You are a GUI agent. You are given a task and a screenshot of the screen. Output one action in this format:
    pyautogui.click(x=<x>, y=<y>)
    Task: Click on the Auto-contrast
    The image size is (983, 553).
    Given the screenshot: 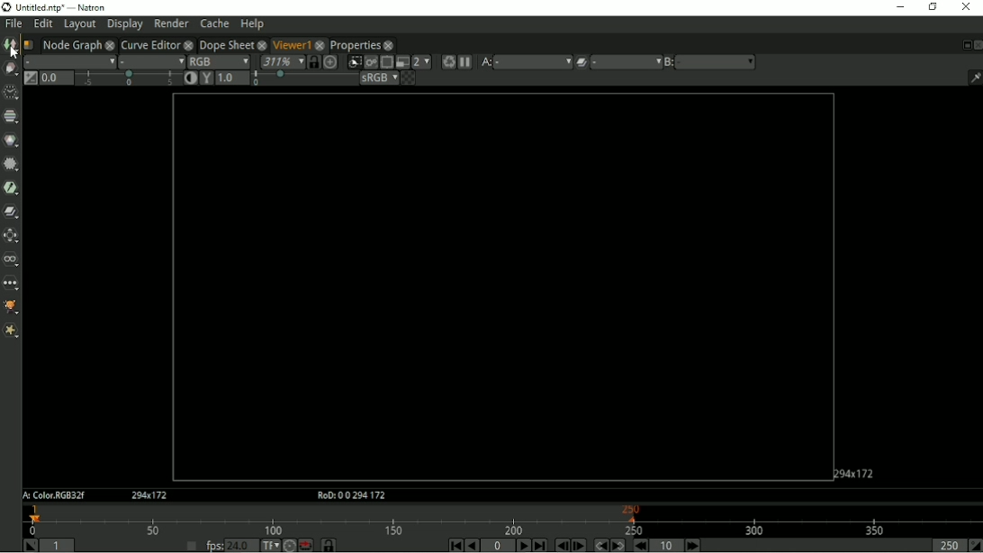 What is the action you would take?
    pyautogui.click(x=190, y=77)
    